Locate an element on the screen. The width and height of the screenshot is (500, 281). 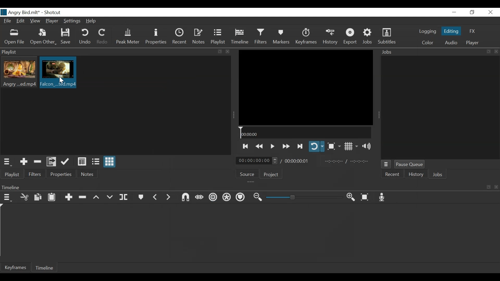
Add files to the playlist is located at coordinates (52, 161).